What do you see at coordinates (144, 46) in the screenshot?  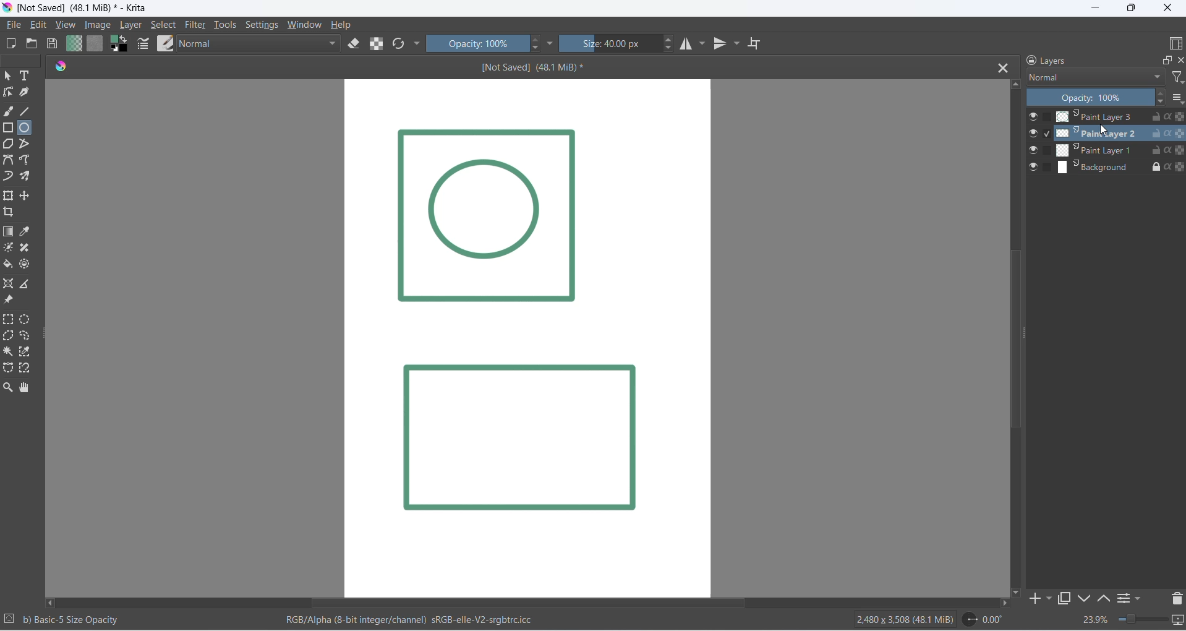 I see `edit brush settings` at bounding box center [144, 46].